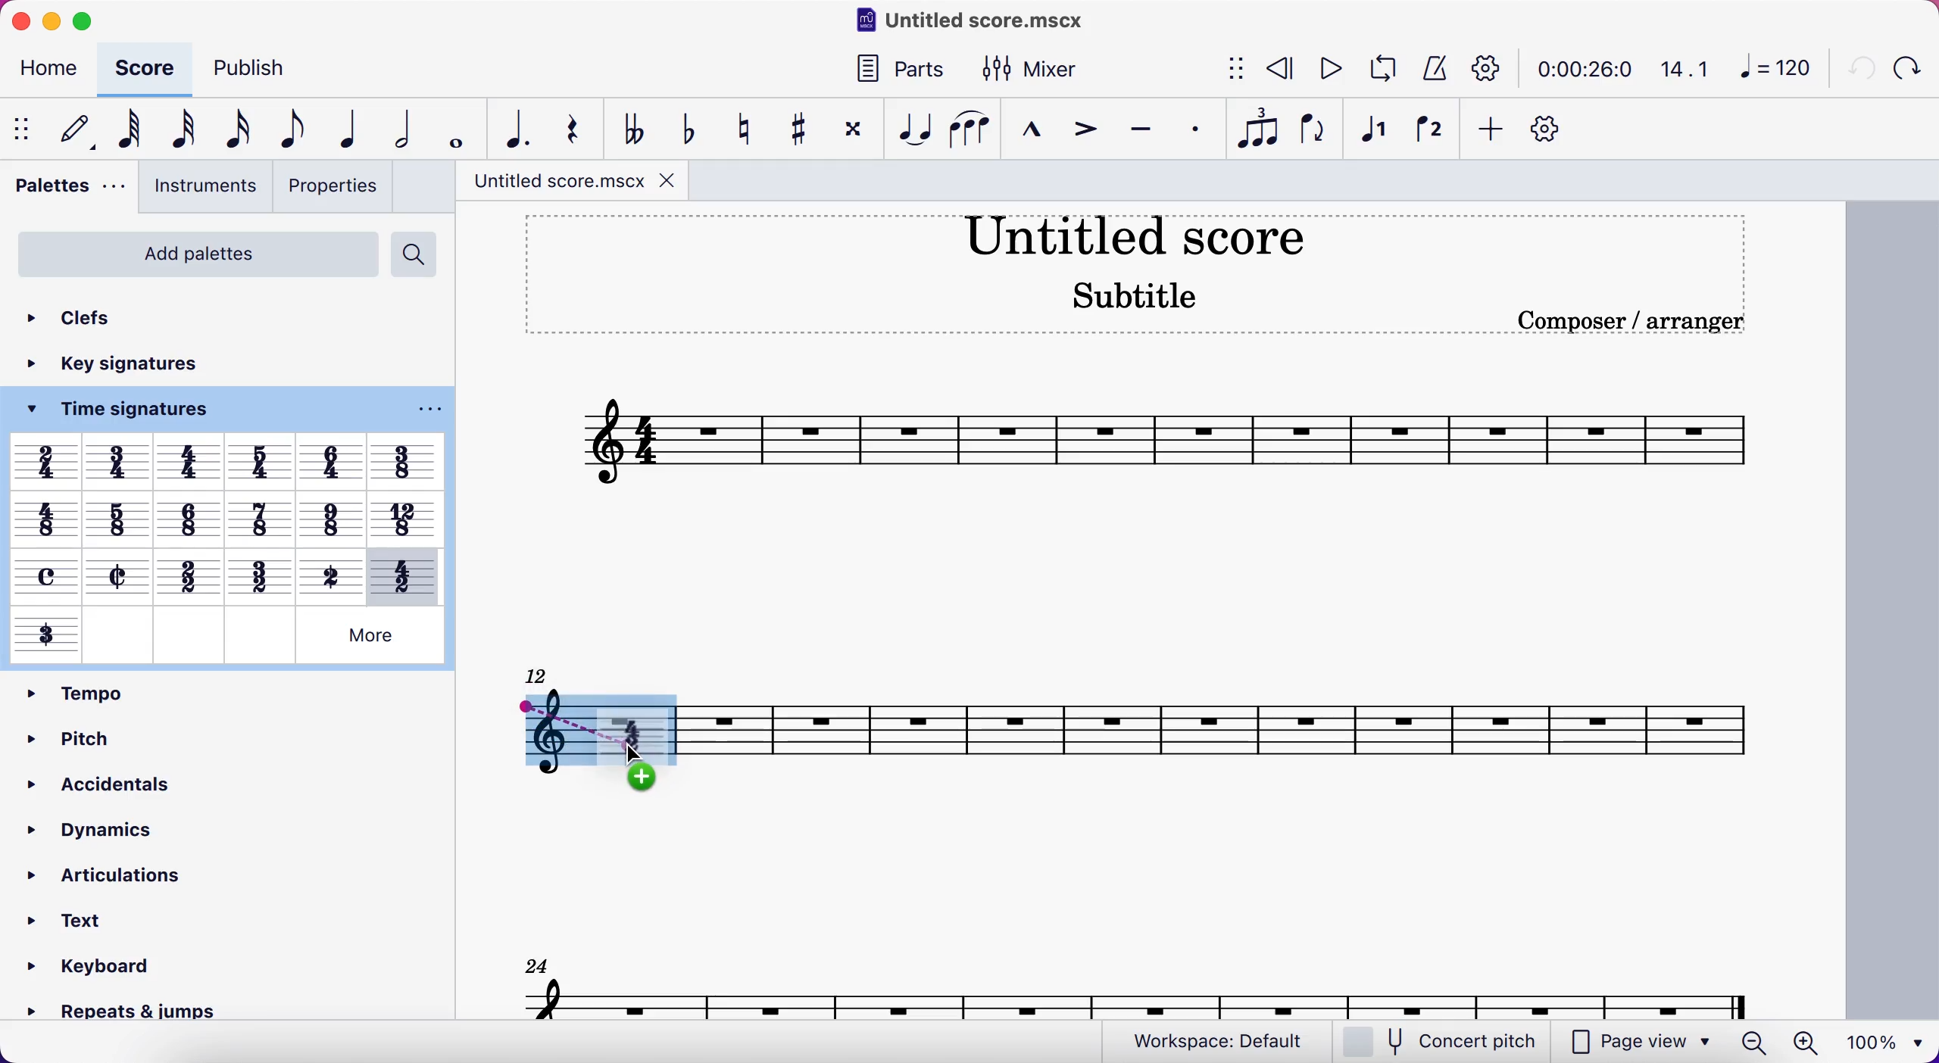  I want to click on , so click(46, 575).